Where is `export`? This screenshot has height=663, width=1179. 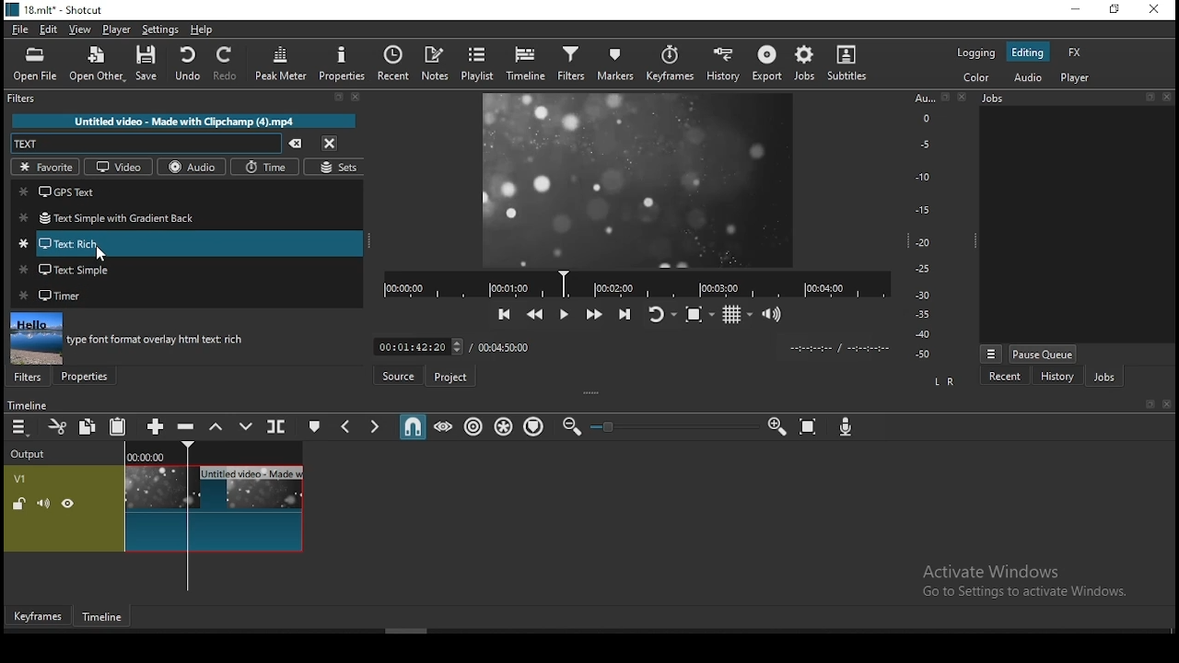 export is located at coordinates (765, 66).